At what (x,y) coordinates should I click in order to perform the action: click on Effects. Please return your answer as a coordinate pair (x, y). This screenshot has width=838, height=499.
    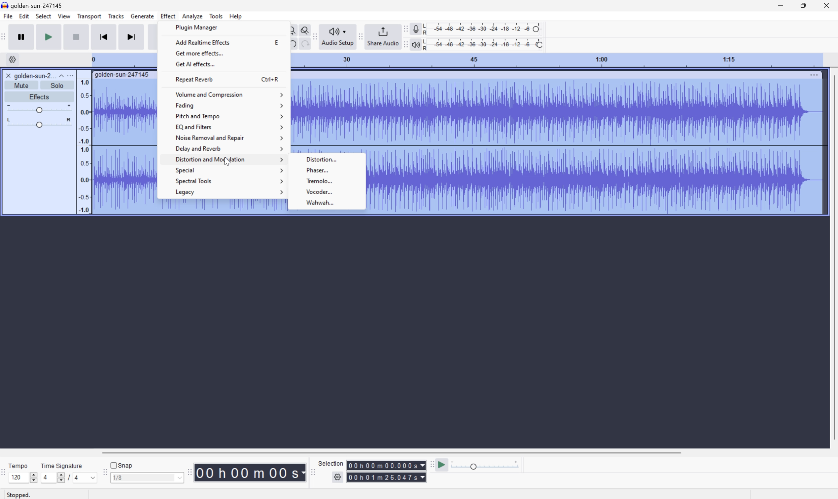
    Looking at the image, I should click on (40, 97).